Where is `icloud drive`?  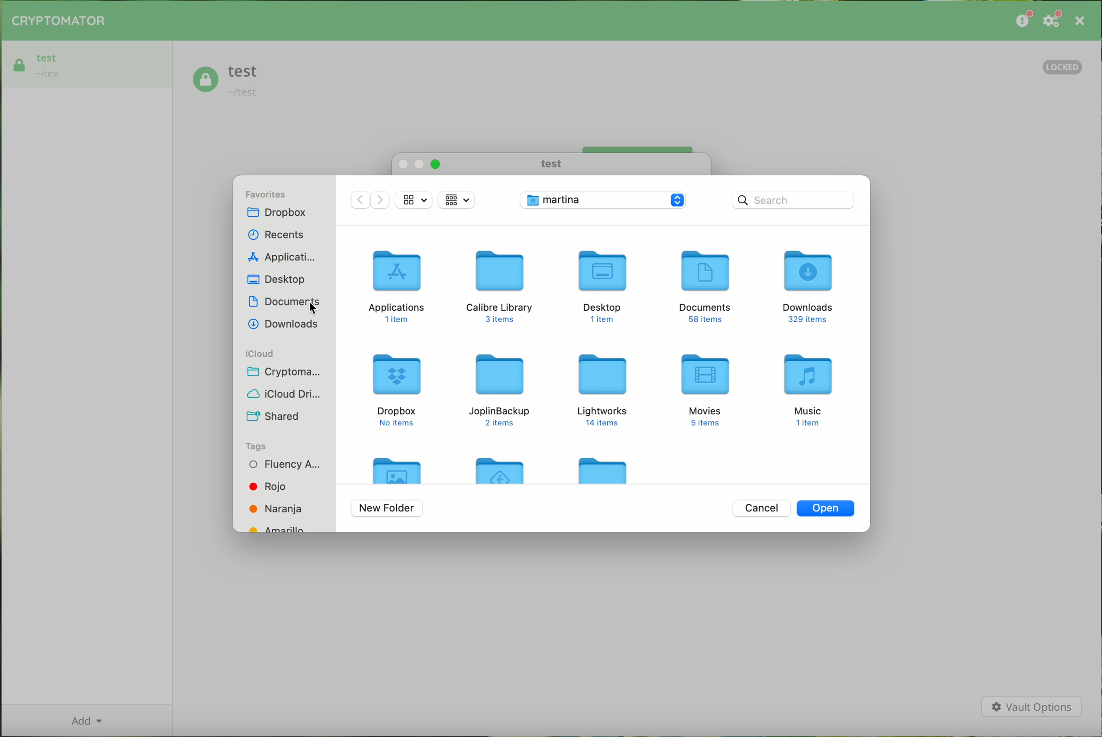 icloud drive is located at coordinates (286, 393).